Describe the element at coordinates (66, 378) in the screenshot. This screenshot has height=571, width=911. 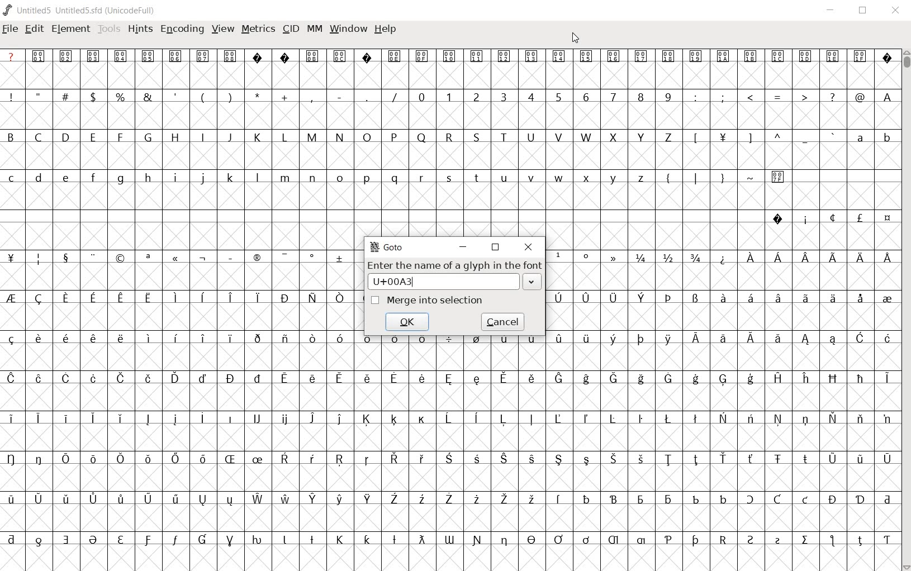
I see `Symbol` at that location.